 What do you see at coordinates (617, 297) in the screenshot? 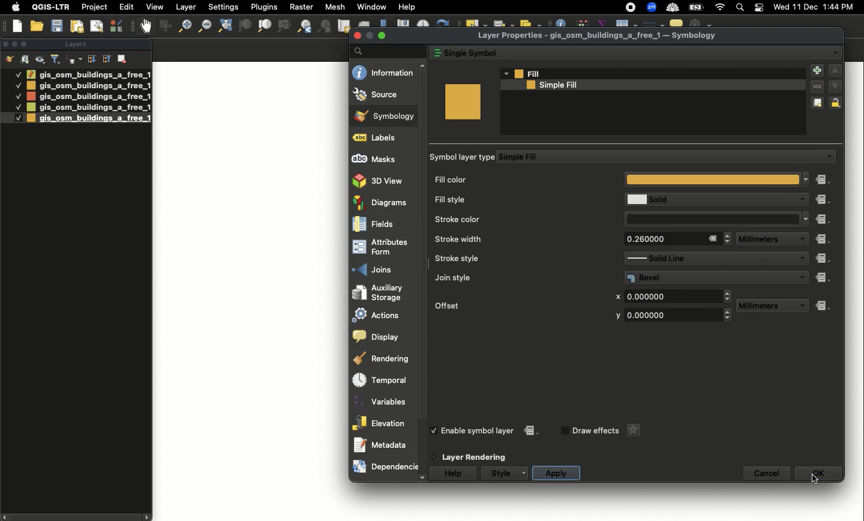
I see `x` at bounding box center [617, 297].